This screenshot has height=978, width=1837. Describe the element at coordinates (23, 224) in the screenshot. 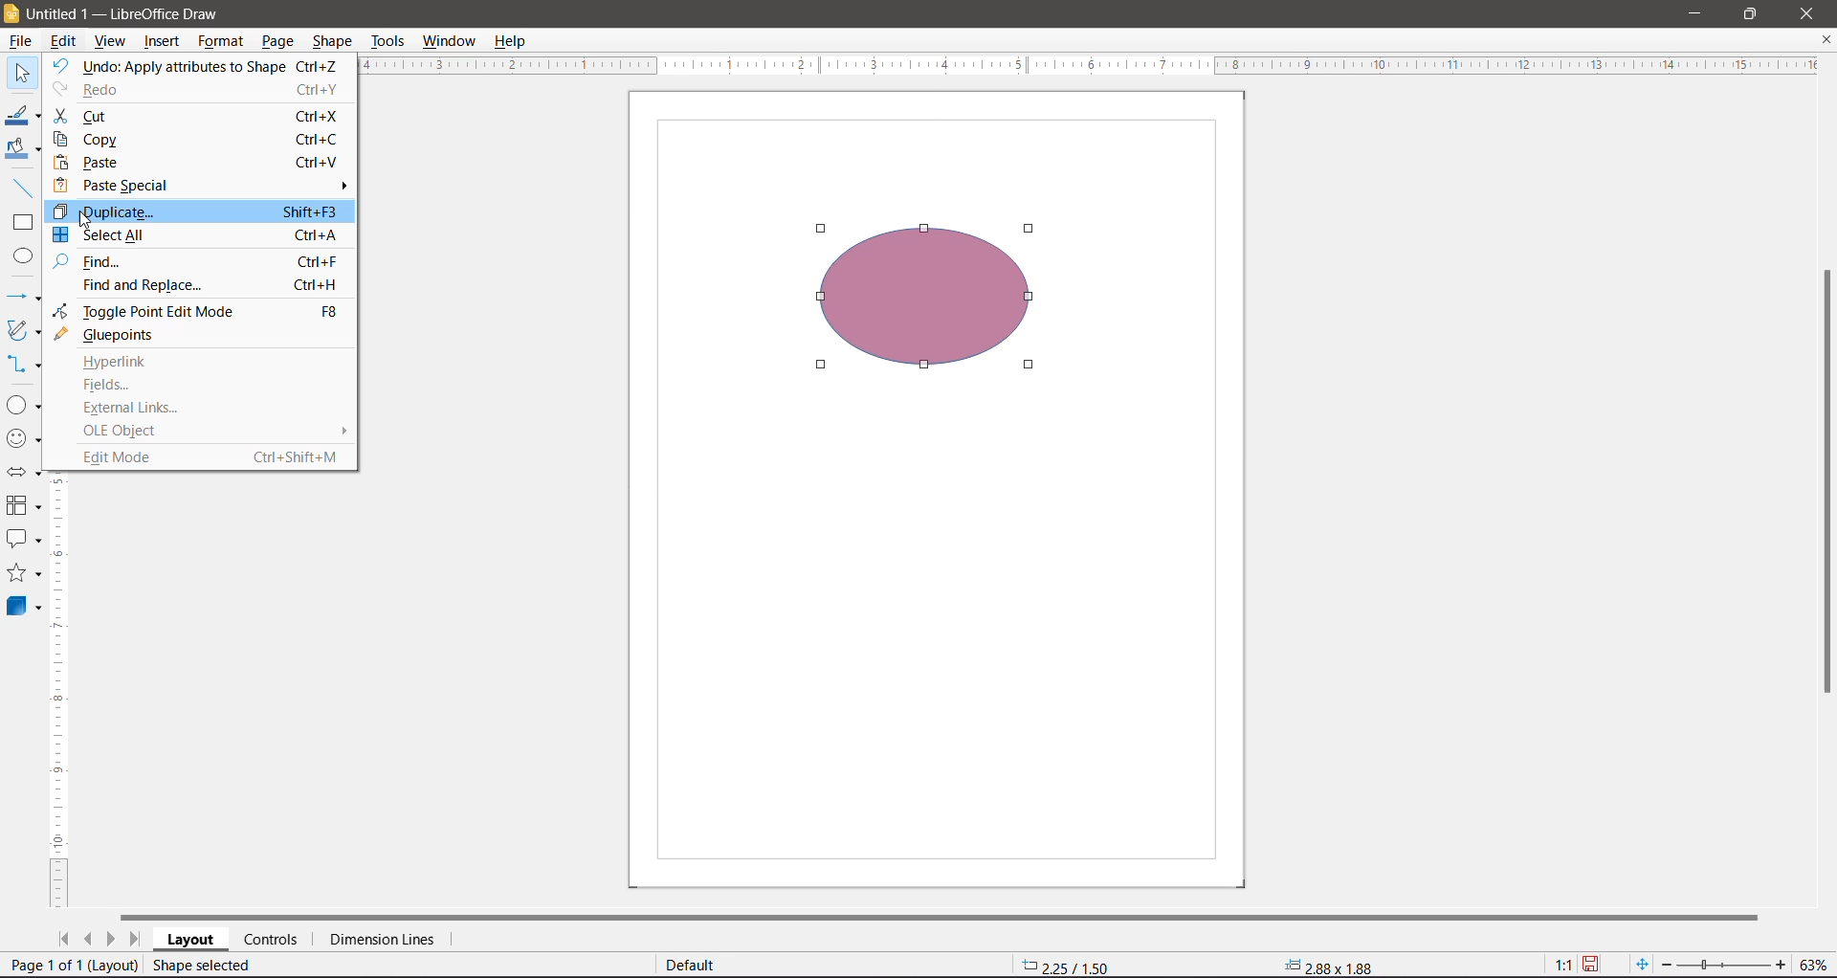

I see `Rectangle` at that location.